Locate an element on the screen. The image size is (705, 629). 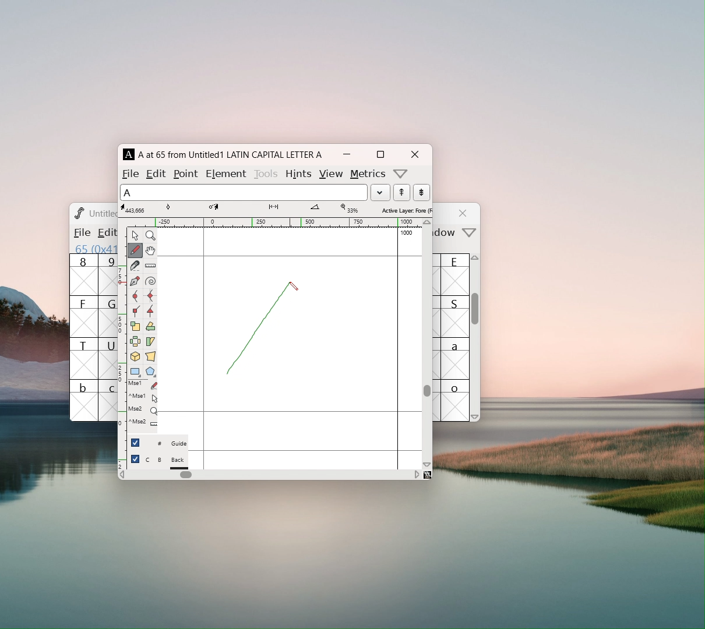
checkbox is located at coordinates (135, 459).